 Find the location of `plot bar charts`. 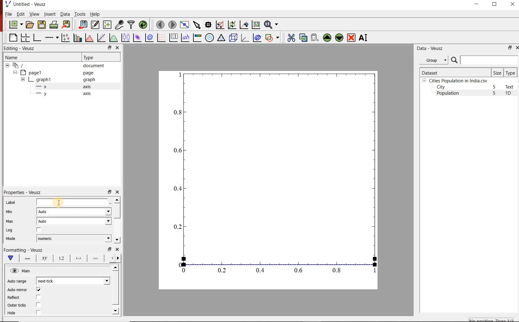

plot bar charts is located at coordinates (77, 38).